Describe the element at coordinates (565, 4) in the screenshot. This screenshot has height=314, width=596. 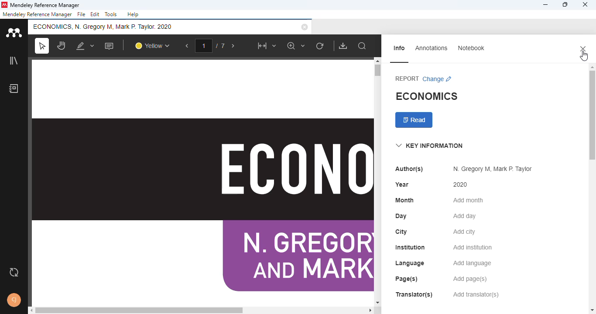
I see `maximize` at that location.